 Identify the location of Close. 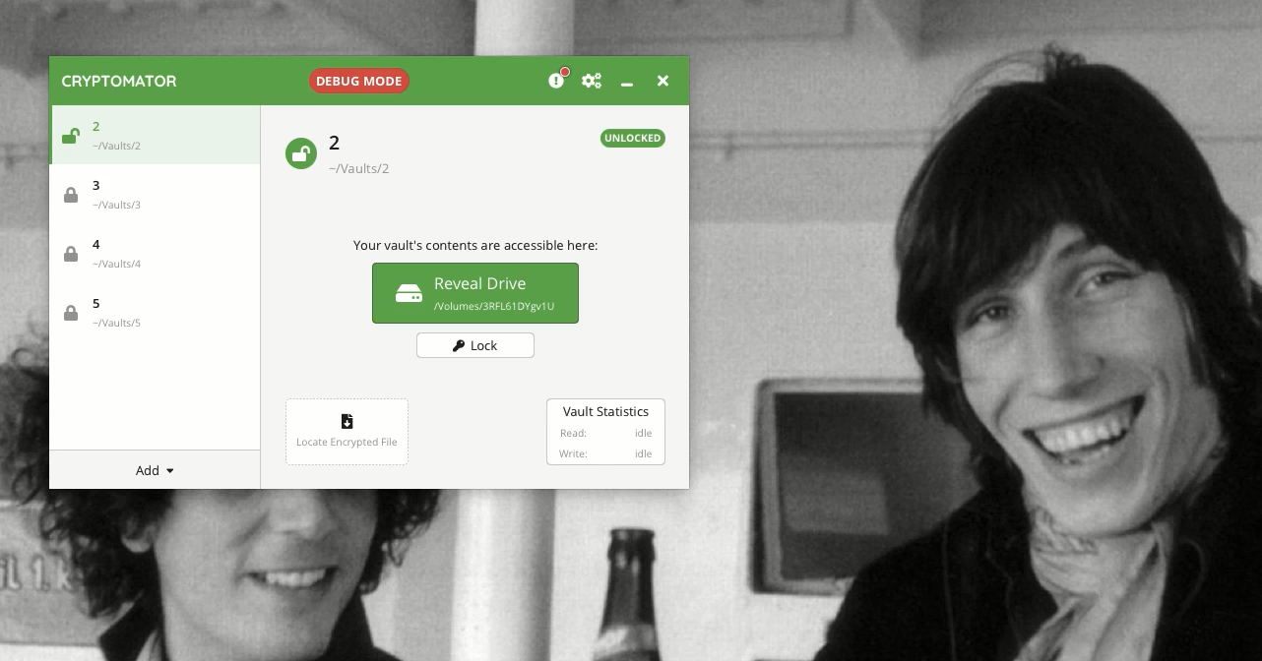
(661, 79).